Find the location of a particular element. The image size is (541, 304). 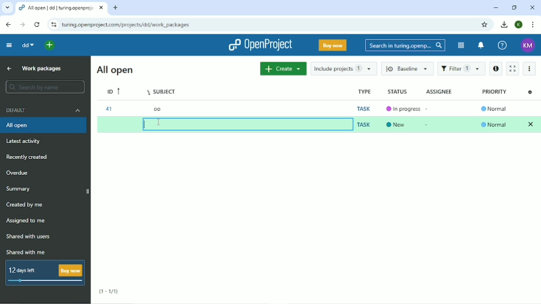

Open details view is located at coordinates (496, 68).